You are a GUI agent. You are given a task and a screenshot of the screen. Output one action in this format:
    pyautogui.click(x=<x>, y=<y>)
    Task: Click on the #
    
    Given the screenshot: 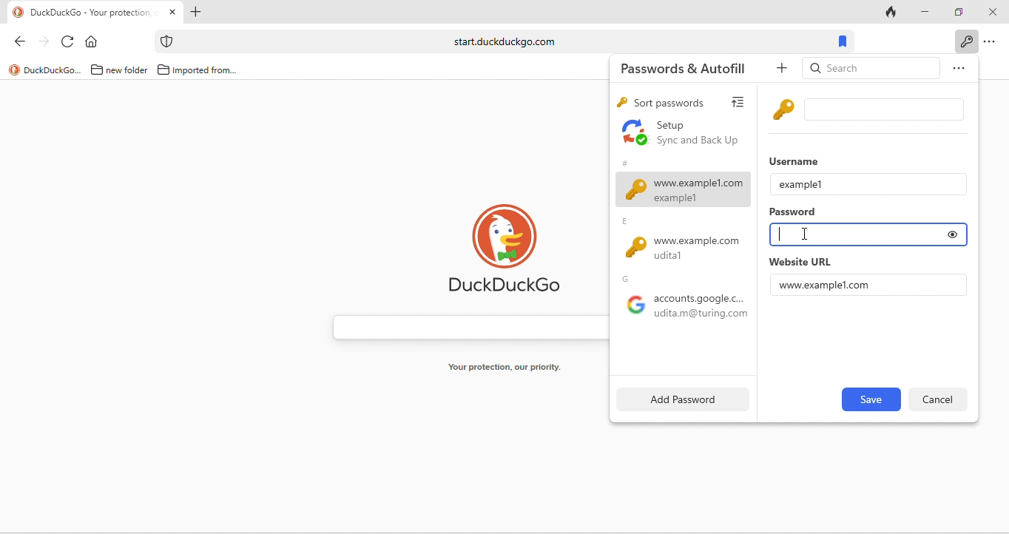 What is the action you would take?
    pyautogui.click(x=624, y=161)
    